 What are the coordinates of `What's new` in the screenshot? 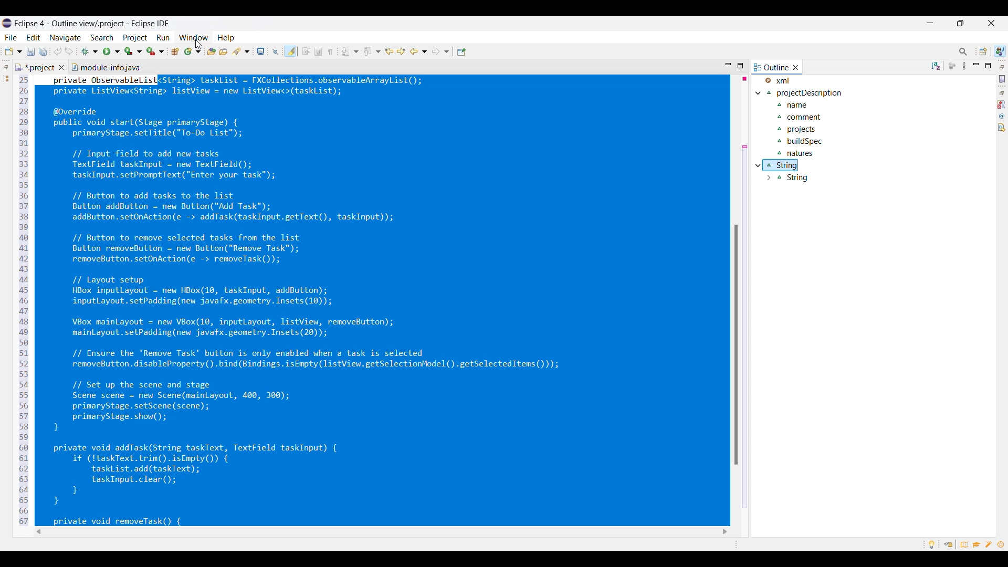 It's located at (1001, 544).